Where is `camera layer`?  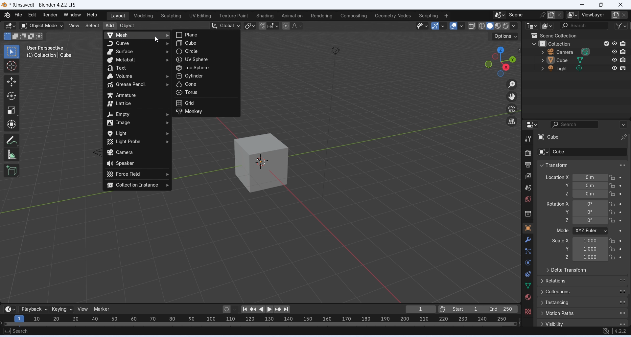 camera layer is located at coordinates (572, 52).